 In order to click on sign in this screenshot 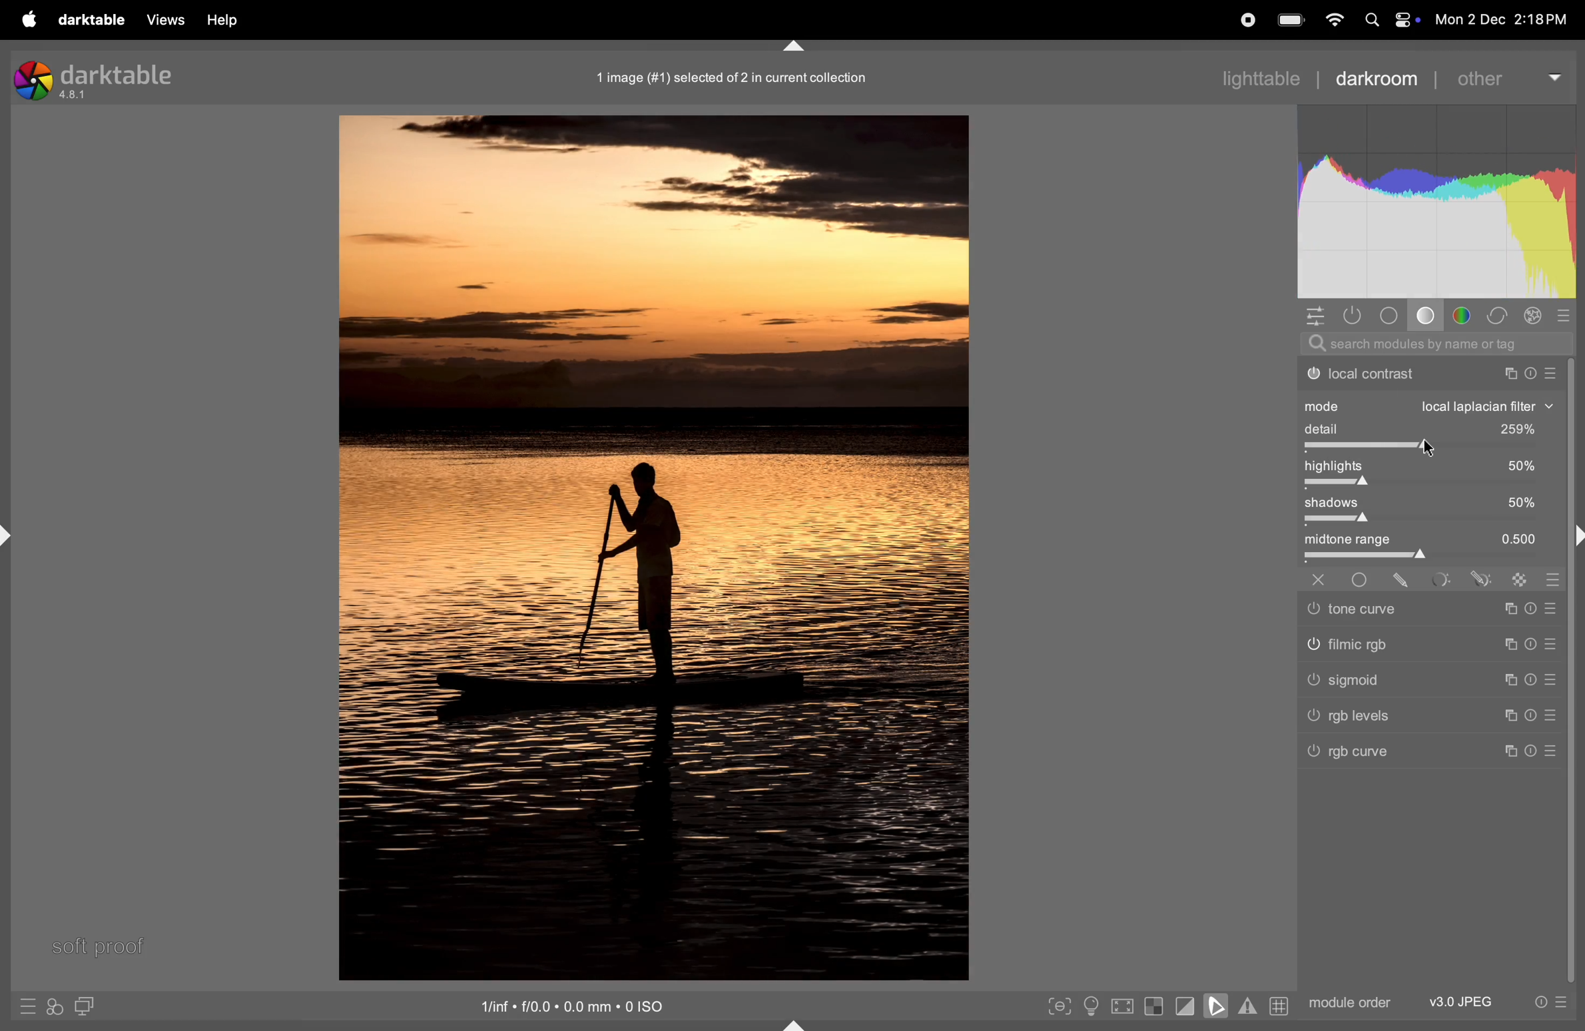, I will do `click(1514, 643)`.